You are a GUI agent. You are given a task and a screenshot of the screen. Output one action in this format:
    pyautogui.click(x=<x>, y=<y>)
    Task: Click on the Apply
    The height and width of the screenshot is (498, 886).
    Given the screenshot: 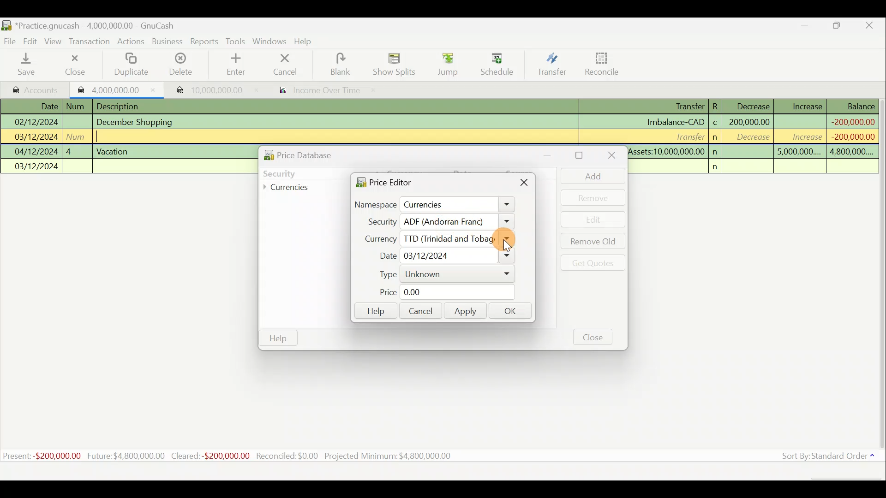 What is the action you would take?
    pyautogui.click(x=466, y=312)
    